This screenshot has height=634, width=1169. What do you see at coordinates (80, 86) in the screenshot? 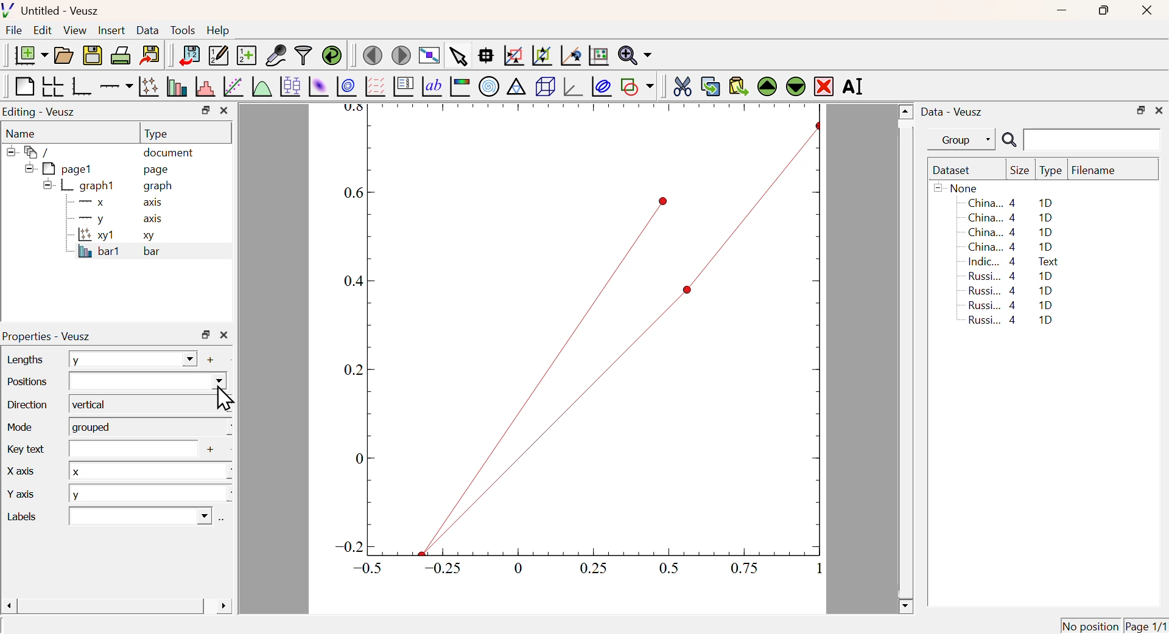
I see `Base Graph` at bounding box center [80, 86].